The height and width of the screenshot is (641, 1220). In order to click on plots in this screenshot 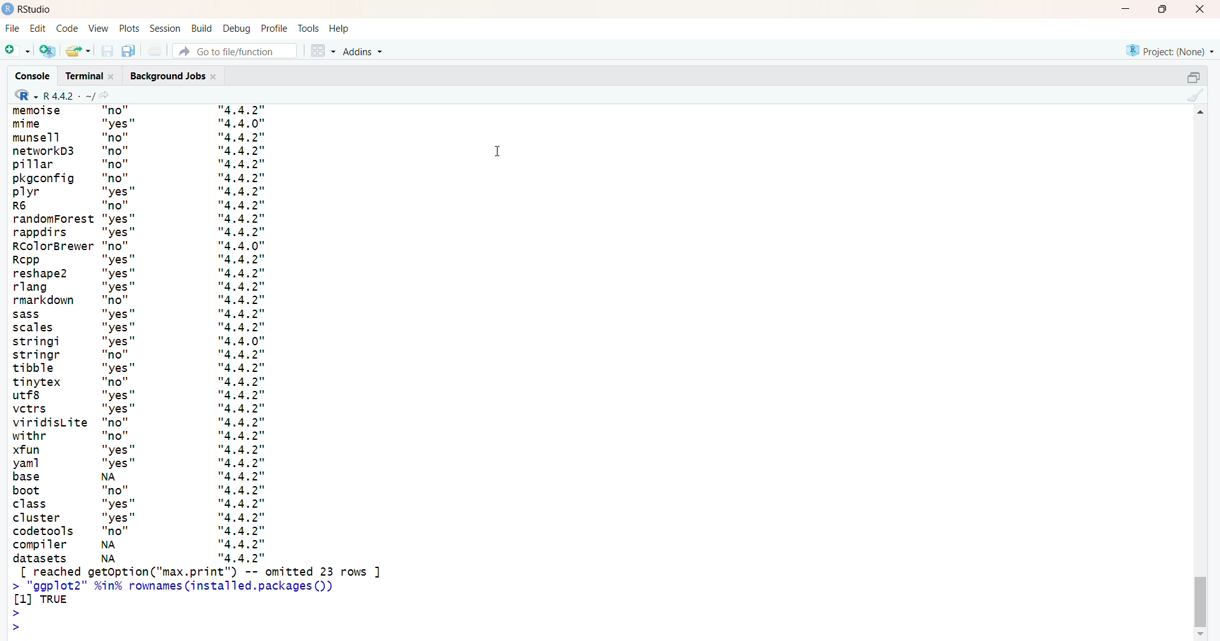, I will do `click(128, 27)`.